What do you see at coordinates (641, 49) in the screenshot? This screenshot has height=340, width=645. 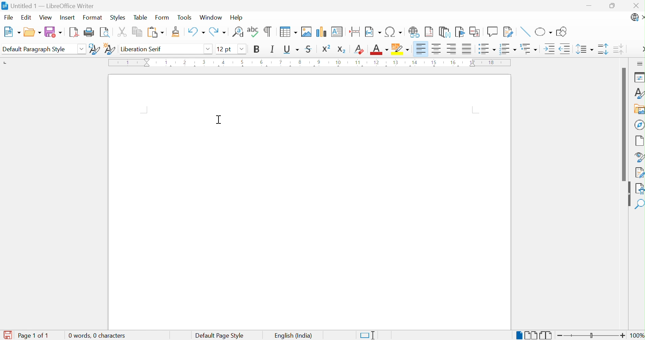 I see `More` at bounding box center [641, 49].